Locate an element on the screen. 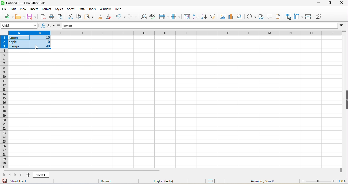 Image resolution: width=348 pixels, height=184 pixels. format is located at coordinates (48, 9).